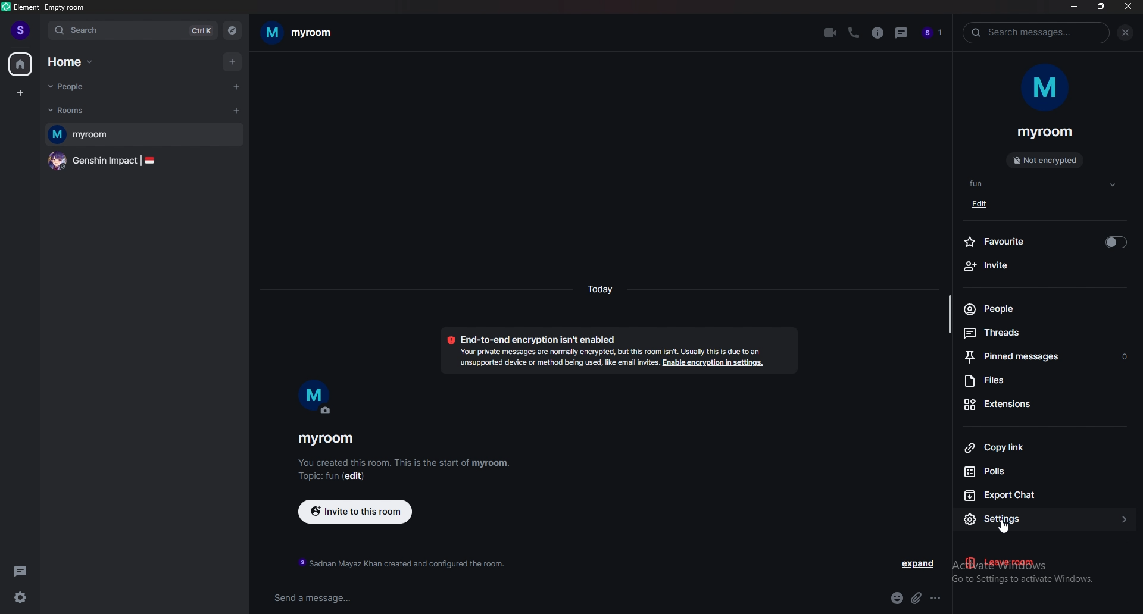  I want to click on create a space, so click(19, 95).